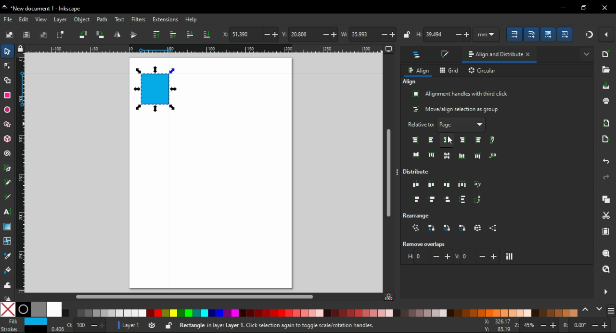  I want to click on text tool, so click(9, 212).